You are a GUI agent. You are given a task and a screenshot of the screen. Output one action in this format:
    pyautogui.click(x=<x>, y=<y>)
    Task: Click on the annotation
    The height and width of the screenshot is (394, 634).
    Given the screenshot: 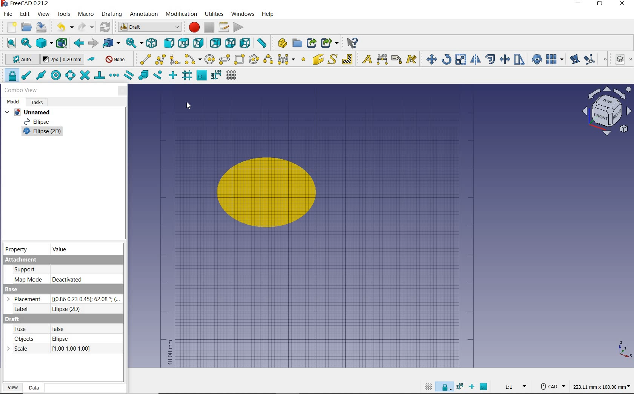 What is the action you would take?
    pyautogui.click(x=144, y=14)
    